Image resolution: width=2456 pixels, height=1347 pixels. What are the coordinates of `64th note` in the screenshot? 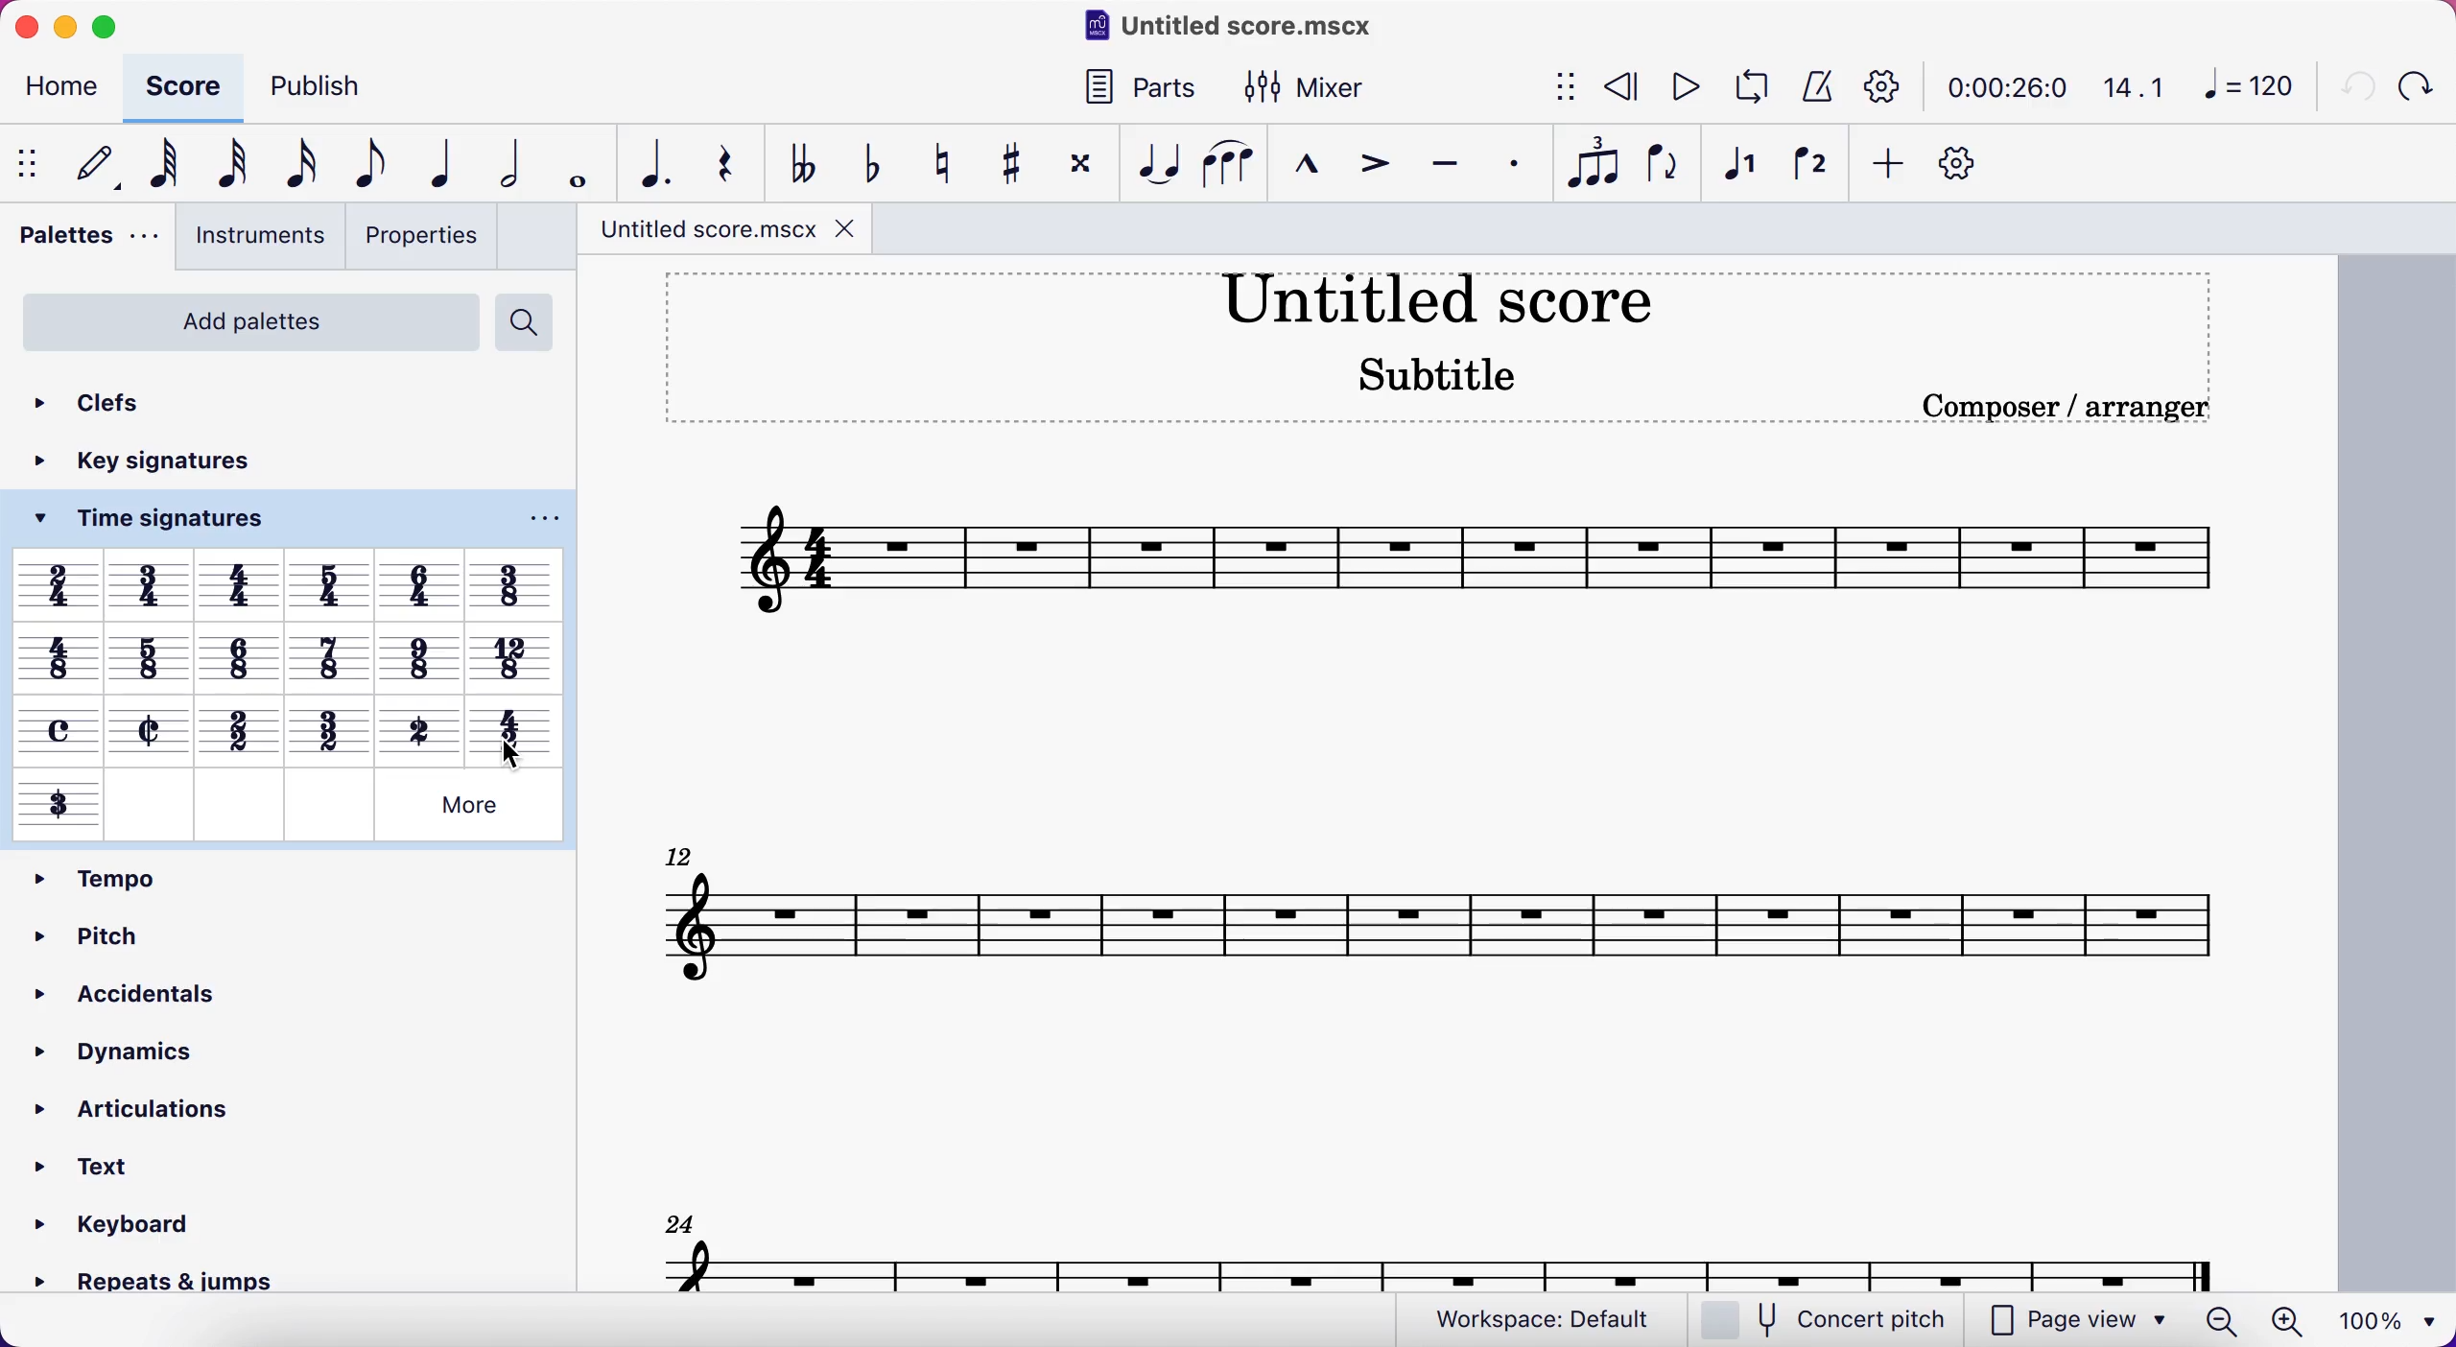 It's located at (159, 166).